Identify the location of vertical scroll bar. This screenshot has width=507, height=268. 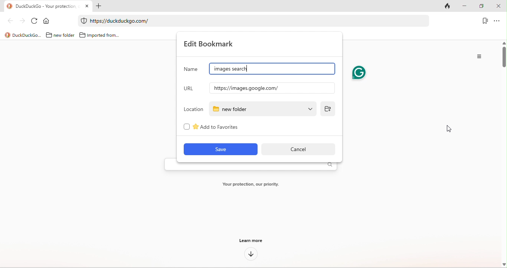
(504, 56).